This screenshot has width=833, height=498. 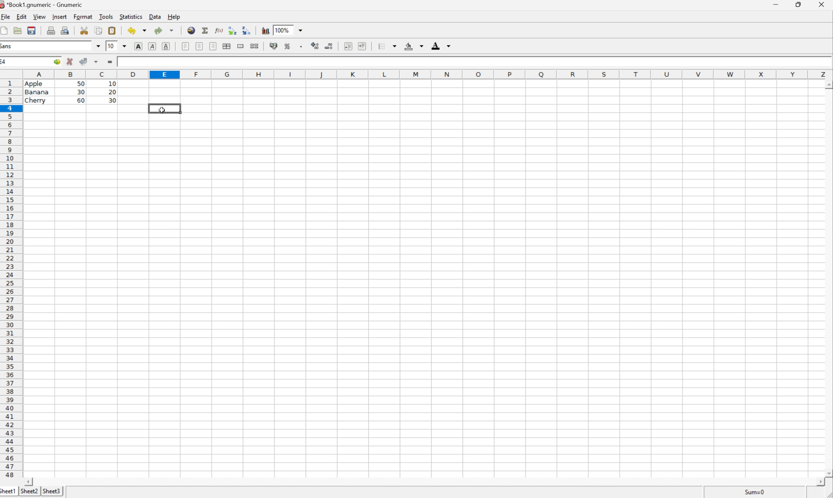 I want to click on Sort the selected region in ascending order based on the first column selected, so click(x=233, y=31).